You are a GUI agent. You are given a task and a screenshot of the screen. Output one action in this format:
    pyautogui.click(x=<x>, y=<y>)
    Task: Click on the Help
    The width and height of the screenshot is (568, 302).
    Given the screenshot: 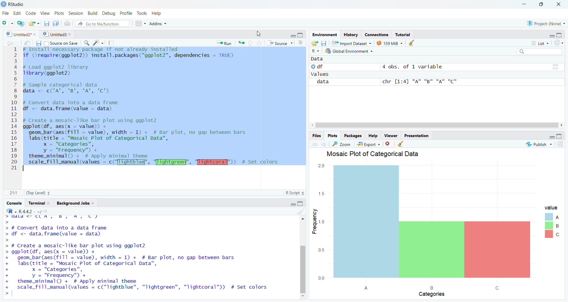 What is the action you would take?
    pyautogui.click(x=157, y=13)
    